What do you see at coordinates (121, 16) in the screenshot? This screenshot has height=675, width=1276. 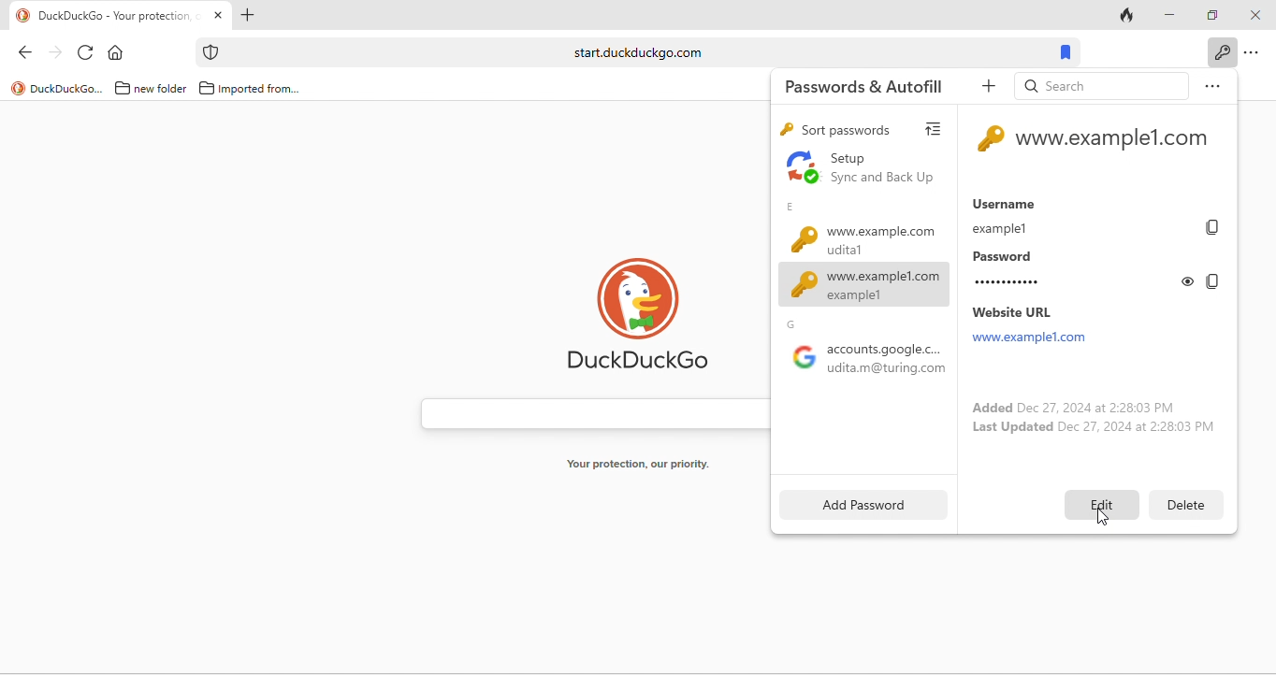 I see `DuckDuckGo - Your protection` at bounding box center [121, 16].